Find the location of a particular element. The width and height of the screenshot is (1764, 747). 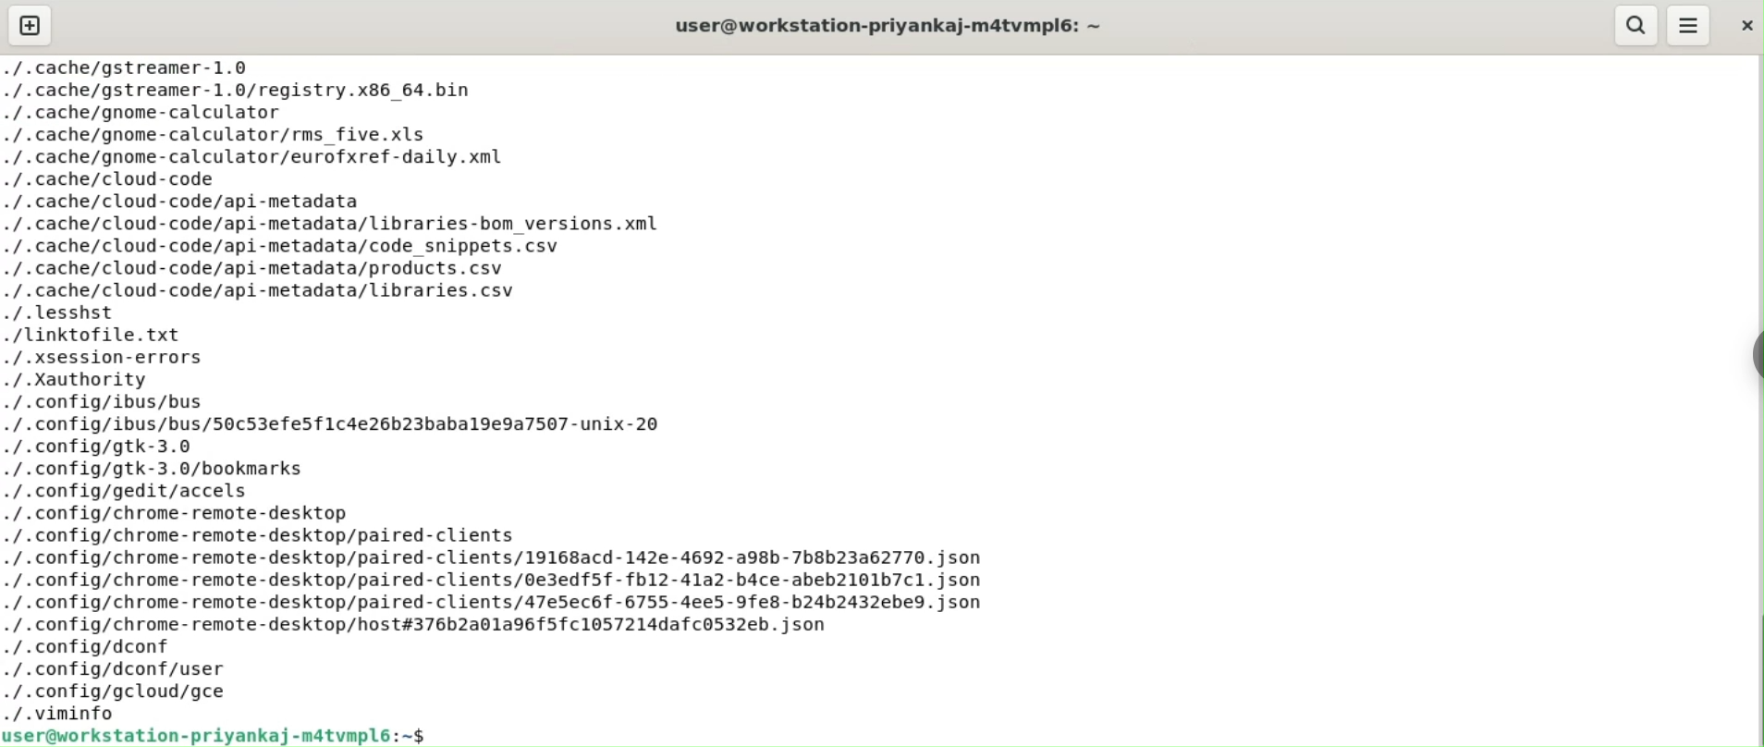

user@workstation-priyankaj-mdatvmpl6:~$ is located at coordinates (220, 735).